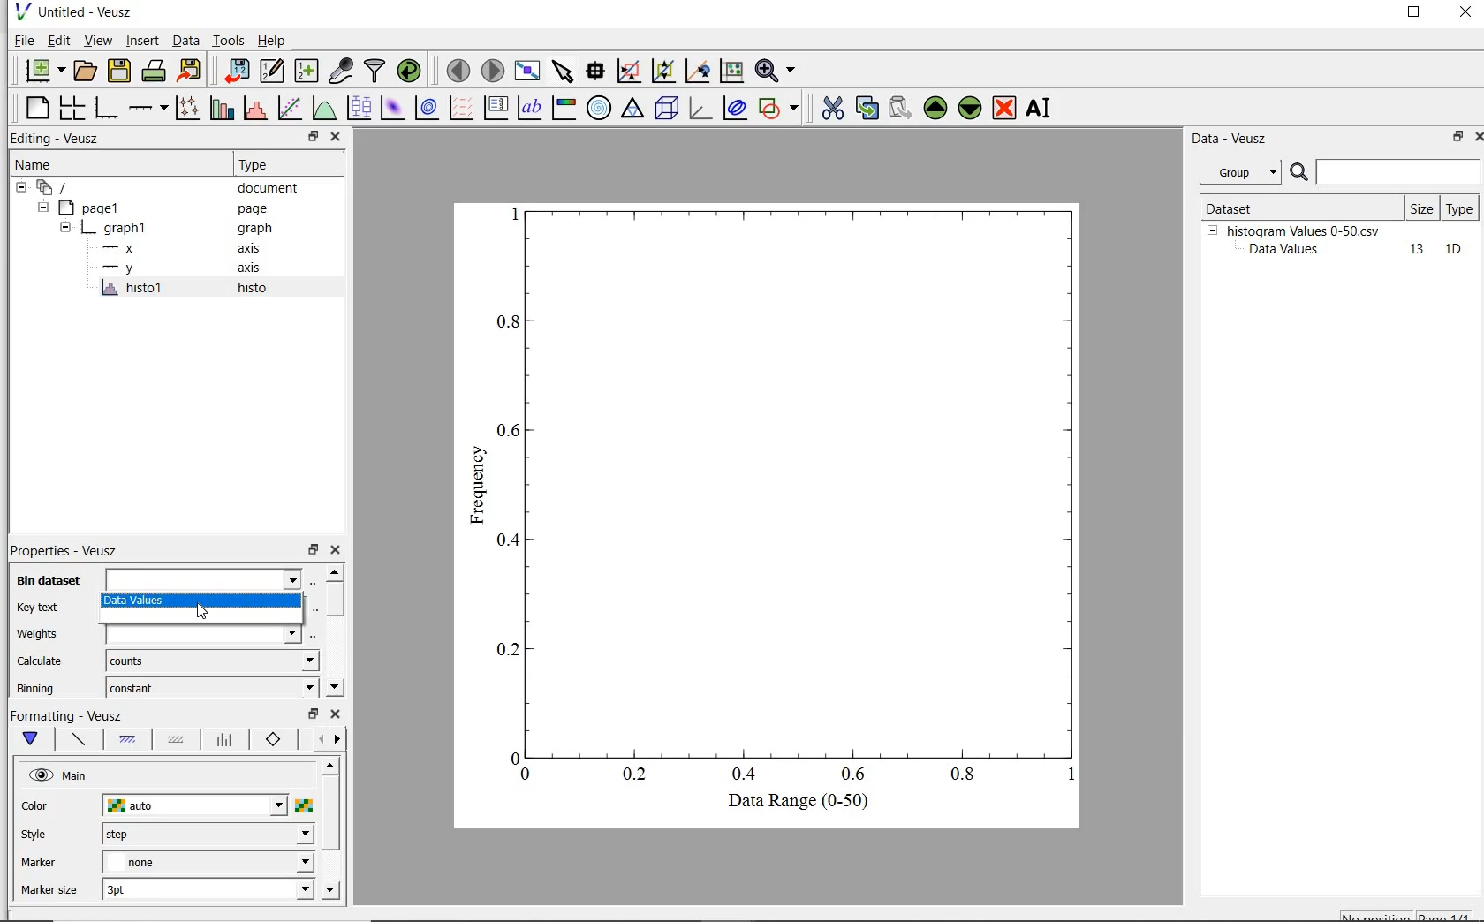  What do you see at coordinates (254, 109) in the screenshot?
I see `histogram of a dataset` at bounding box center [254, 109].